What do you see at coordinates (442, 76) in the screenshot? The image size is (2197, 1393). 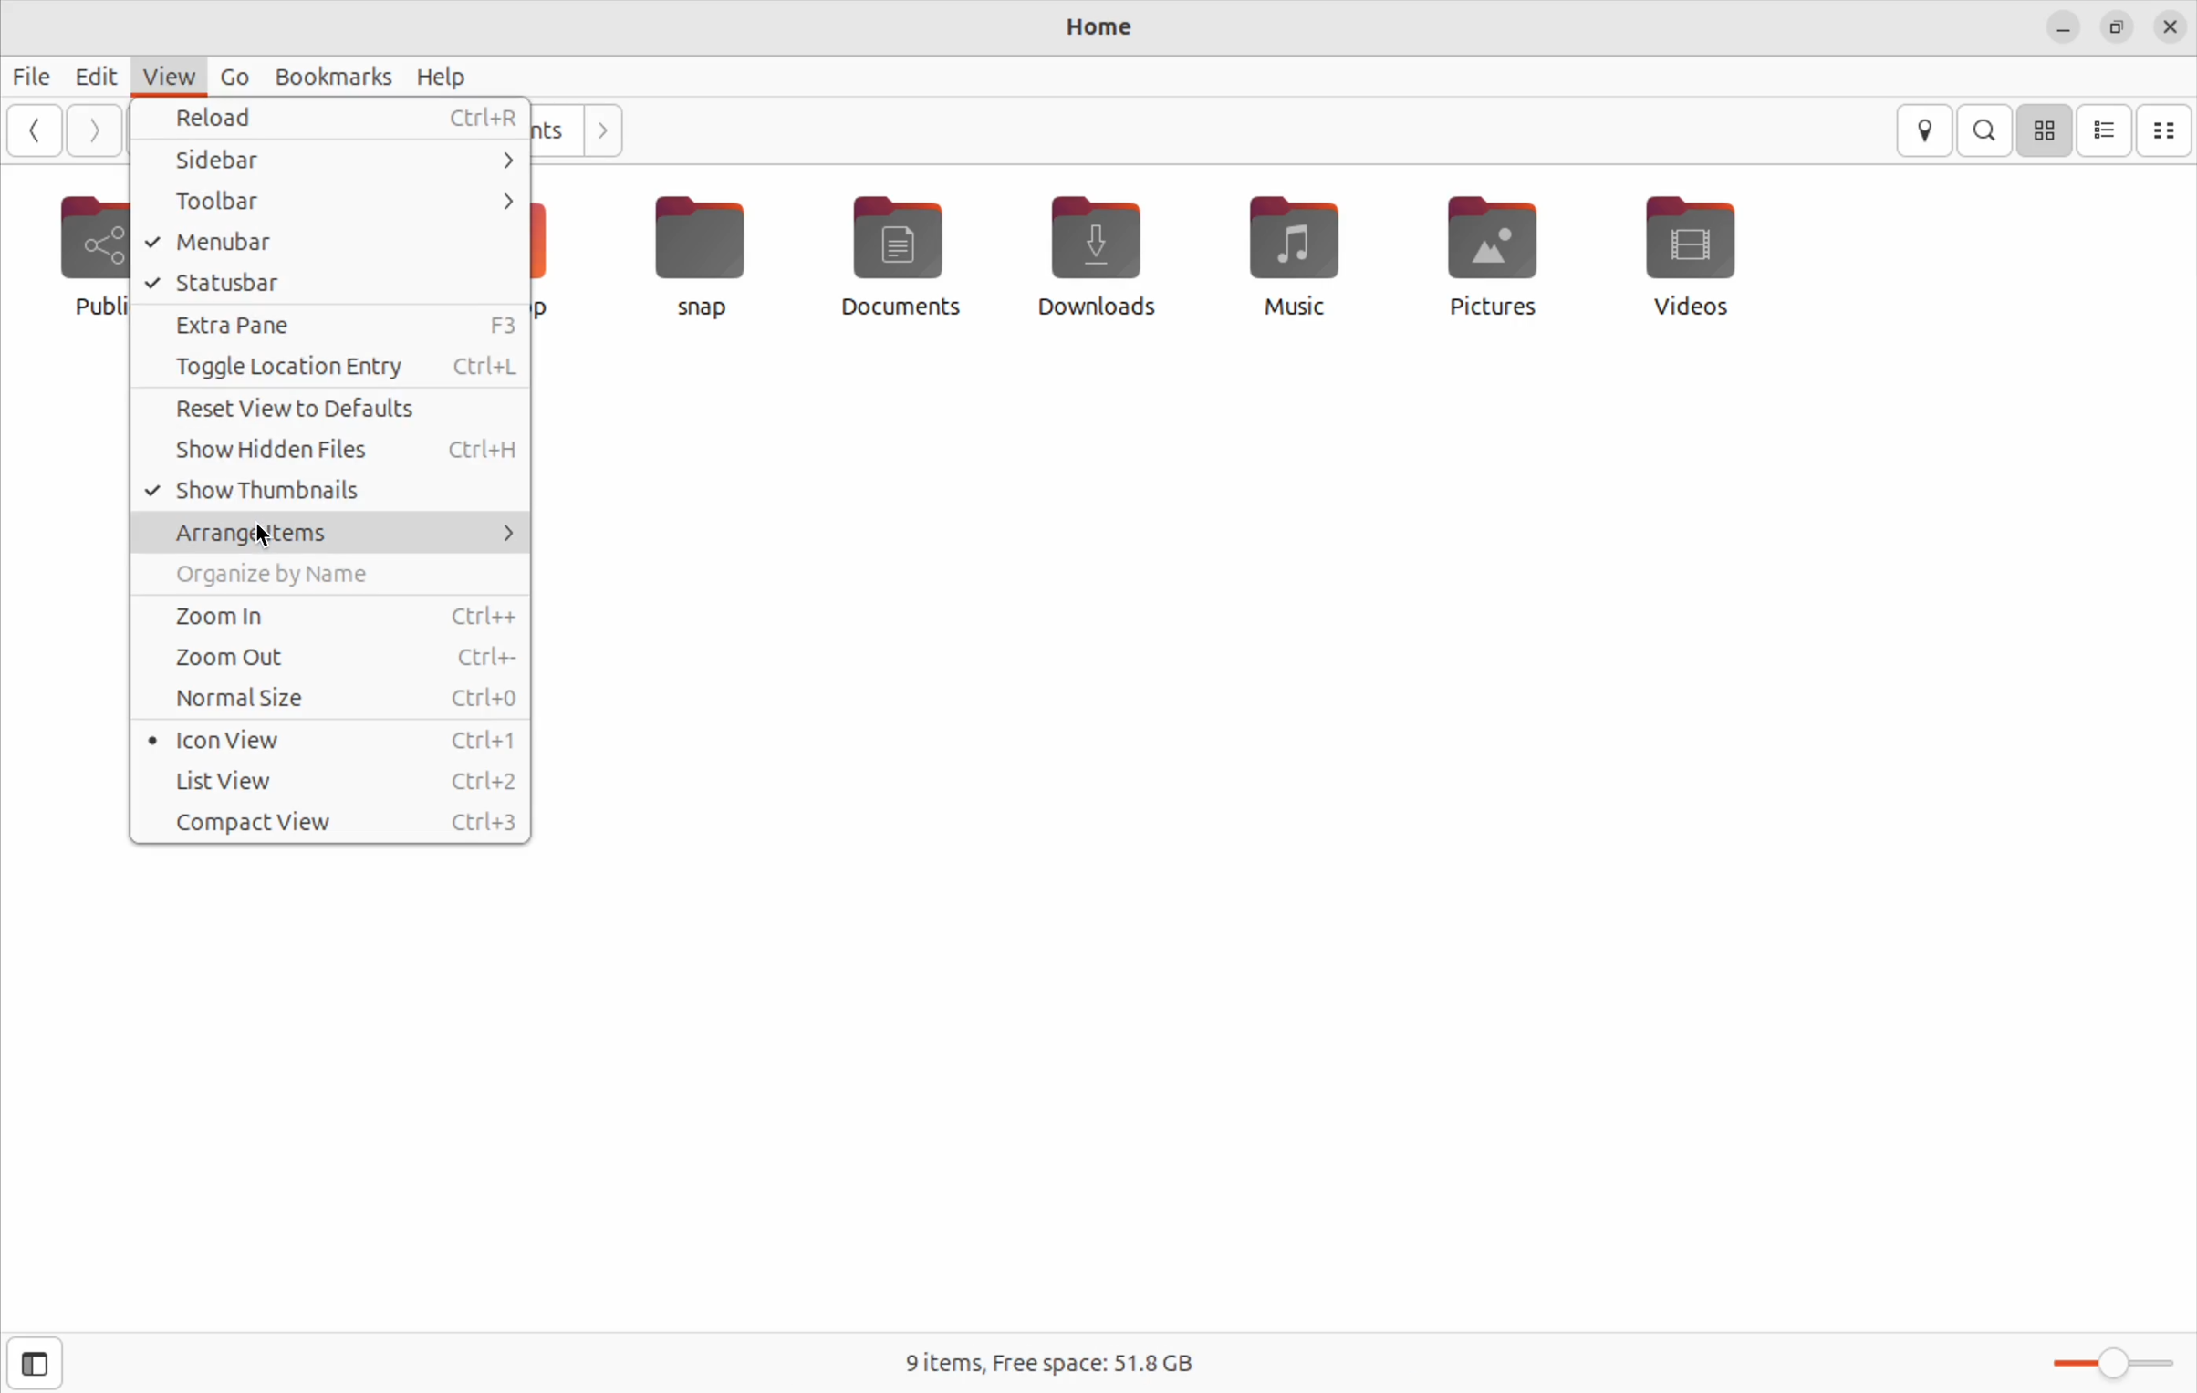 I see `help ` at bounding box center [442, 76].